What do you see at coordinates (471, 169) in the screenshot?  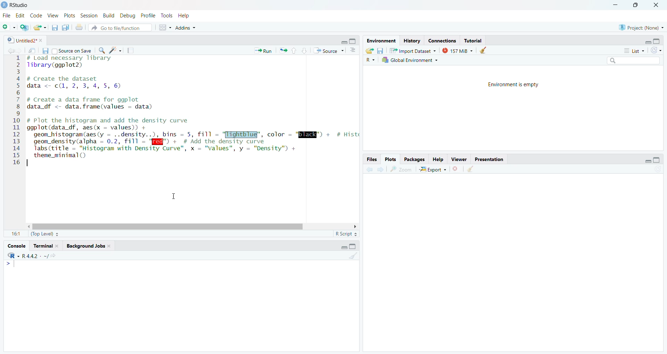 I see `clear all plots` at bounding box center [471, 169].